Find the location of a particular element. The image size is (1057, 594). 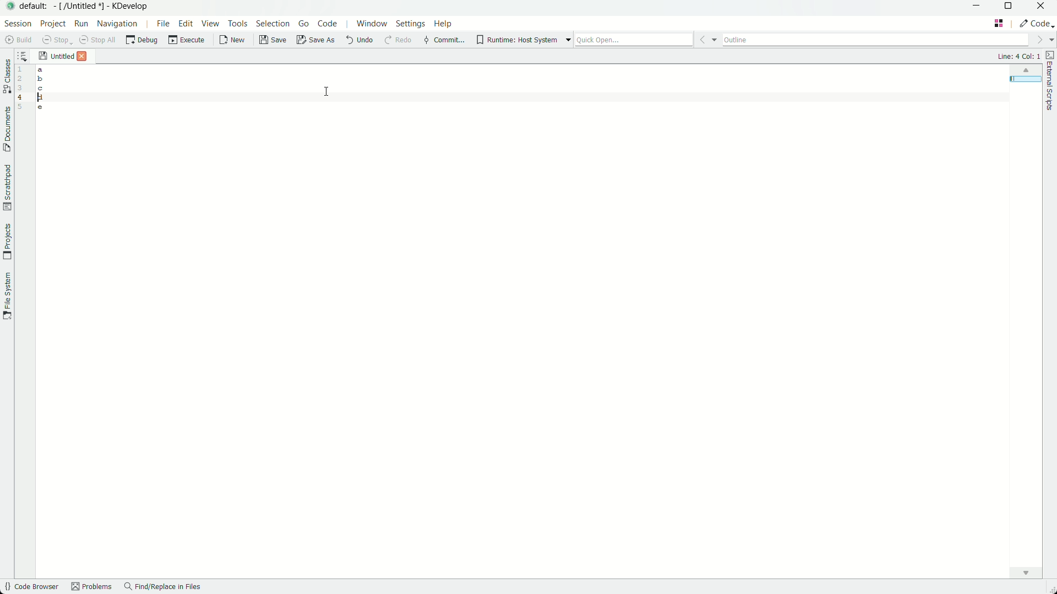

project is located at coordinates (52, 24).